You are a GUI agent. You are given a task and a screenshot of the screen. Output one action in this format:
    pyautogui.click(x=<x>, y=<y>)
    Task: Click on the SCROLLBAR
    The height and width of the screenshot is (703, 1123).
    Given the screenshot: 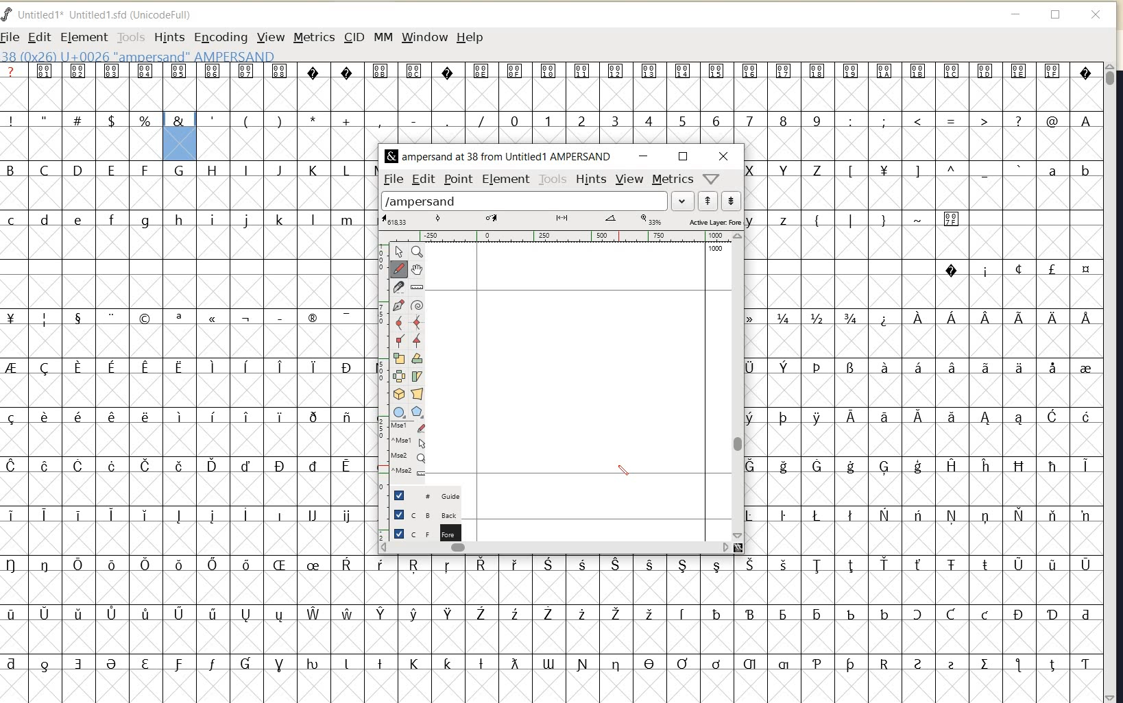 What is the action you would take?
    pyautogui.click(x=556, y=550)
    